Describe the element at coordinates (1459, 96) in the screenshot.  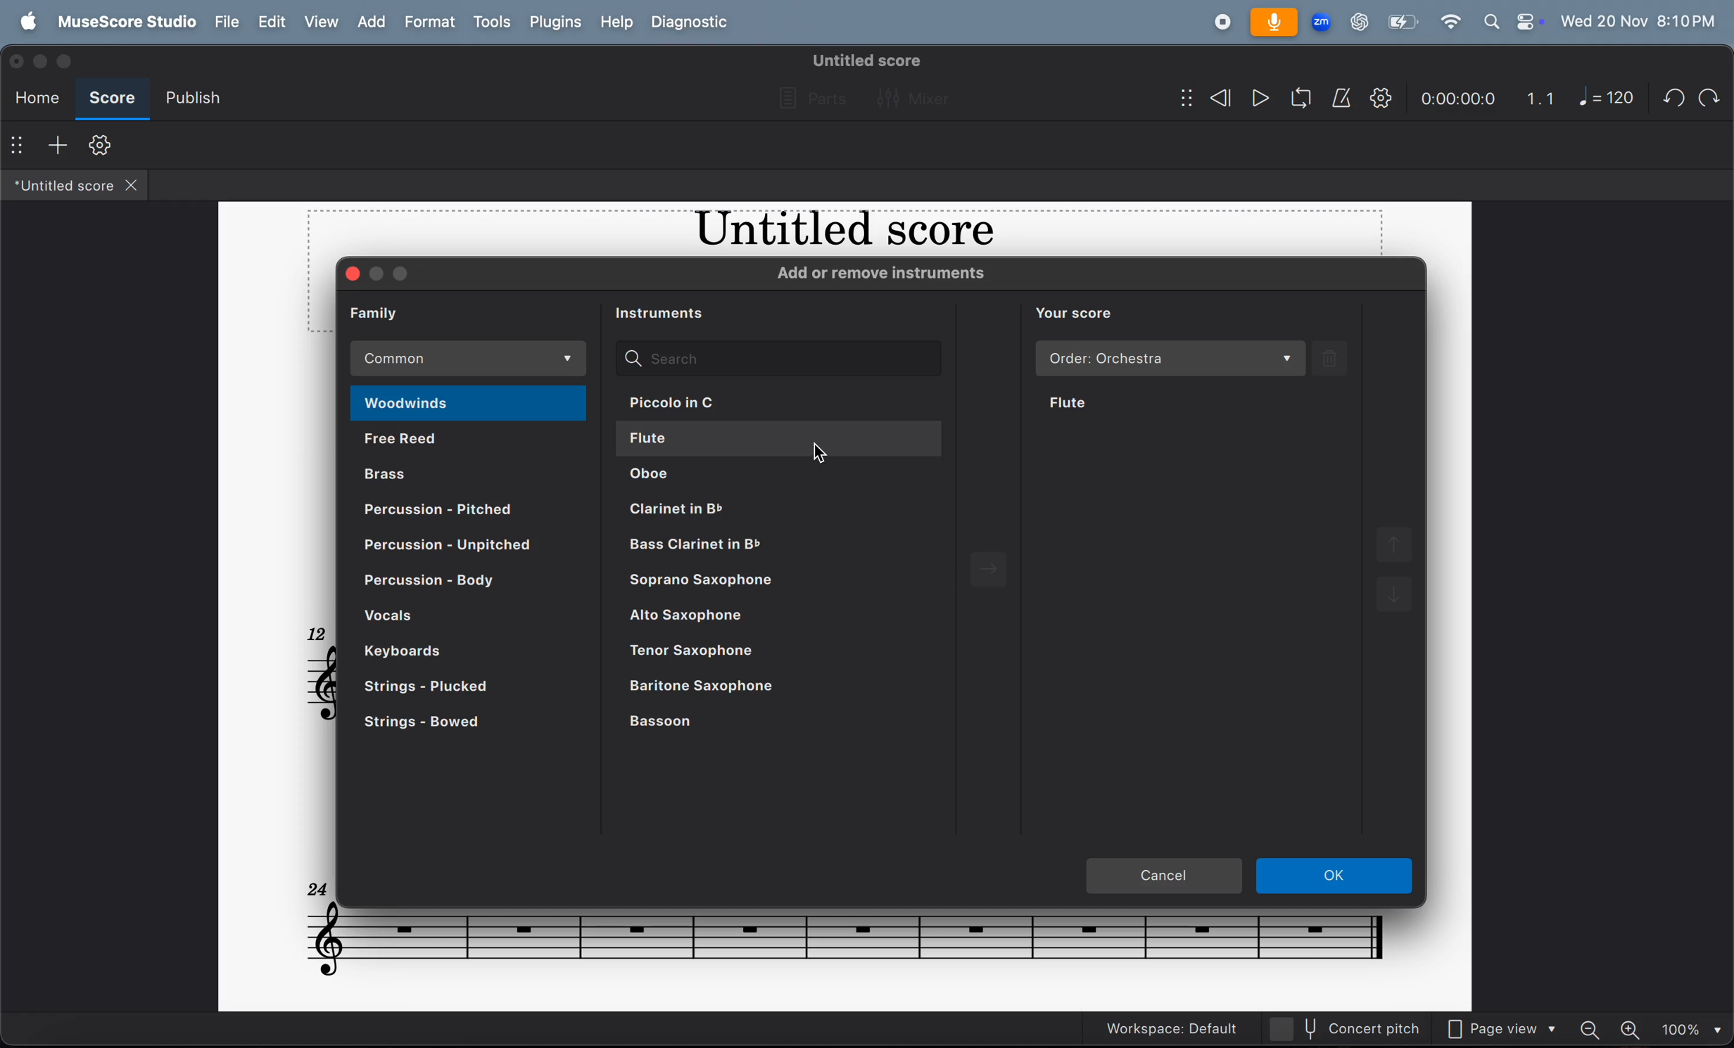
I see `time frame` at that location.